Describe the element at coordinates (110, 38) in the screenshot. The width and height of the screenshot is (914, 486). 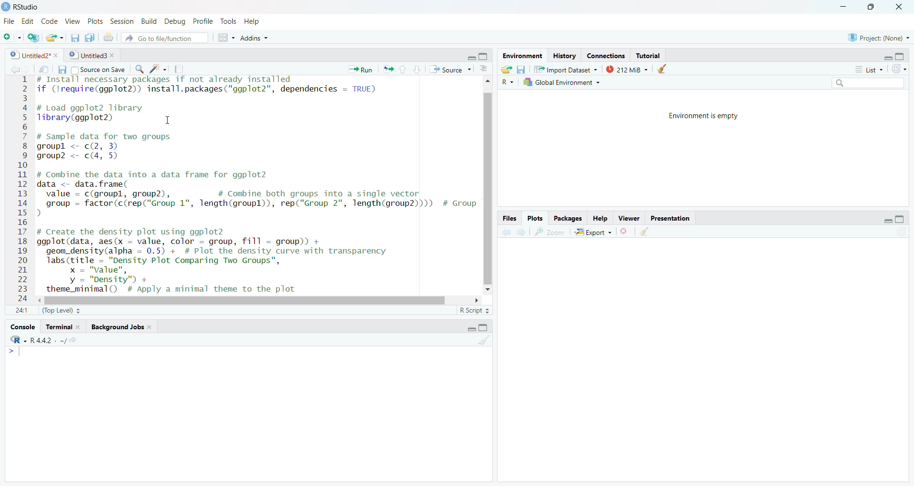
I see `print the current file` at that location.